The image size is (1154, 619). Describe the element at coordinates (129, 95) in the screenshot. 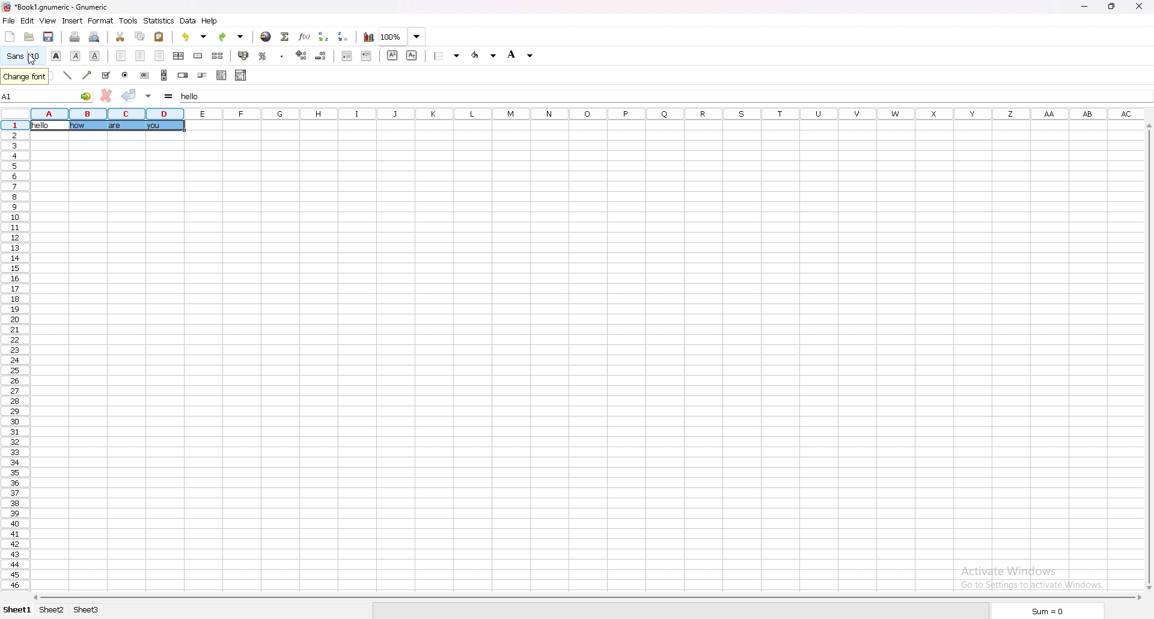

I see `accept changes` at that location.